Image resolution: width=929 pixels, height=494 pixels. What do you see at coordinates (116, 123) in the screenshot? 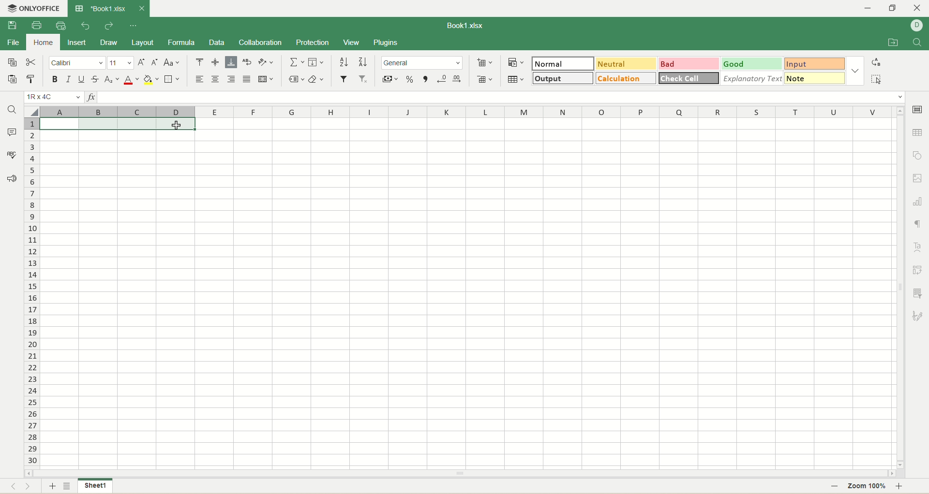
I see `selected cells` at bounding box center [116, 123].